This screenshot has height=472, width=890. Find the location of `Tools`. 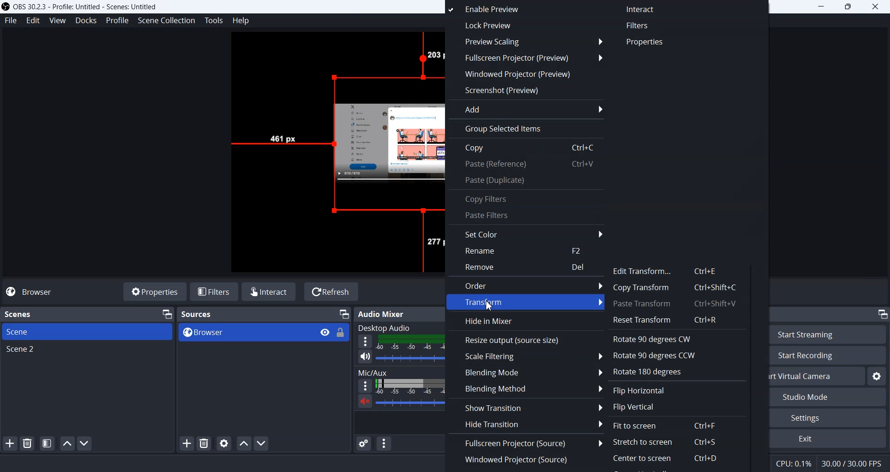

Tools is located at coordinates (214, 21).